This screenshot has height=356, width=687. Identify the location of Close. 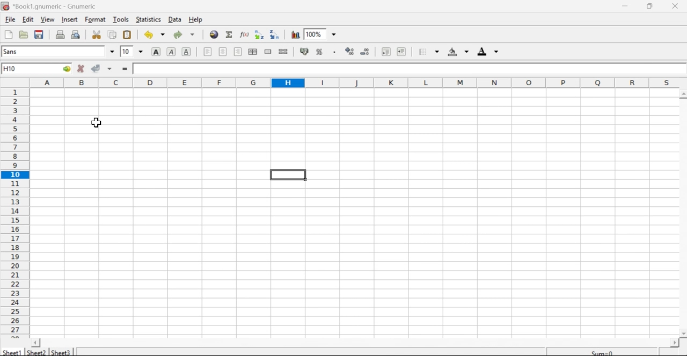
(677, 6).